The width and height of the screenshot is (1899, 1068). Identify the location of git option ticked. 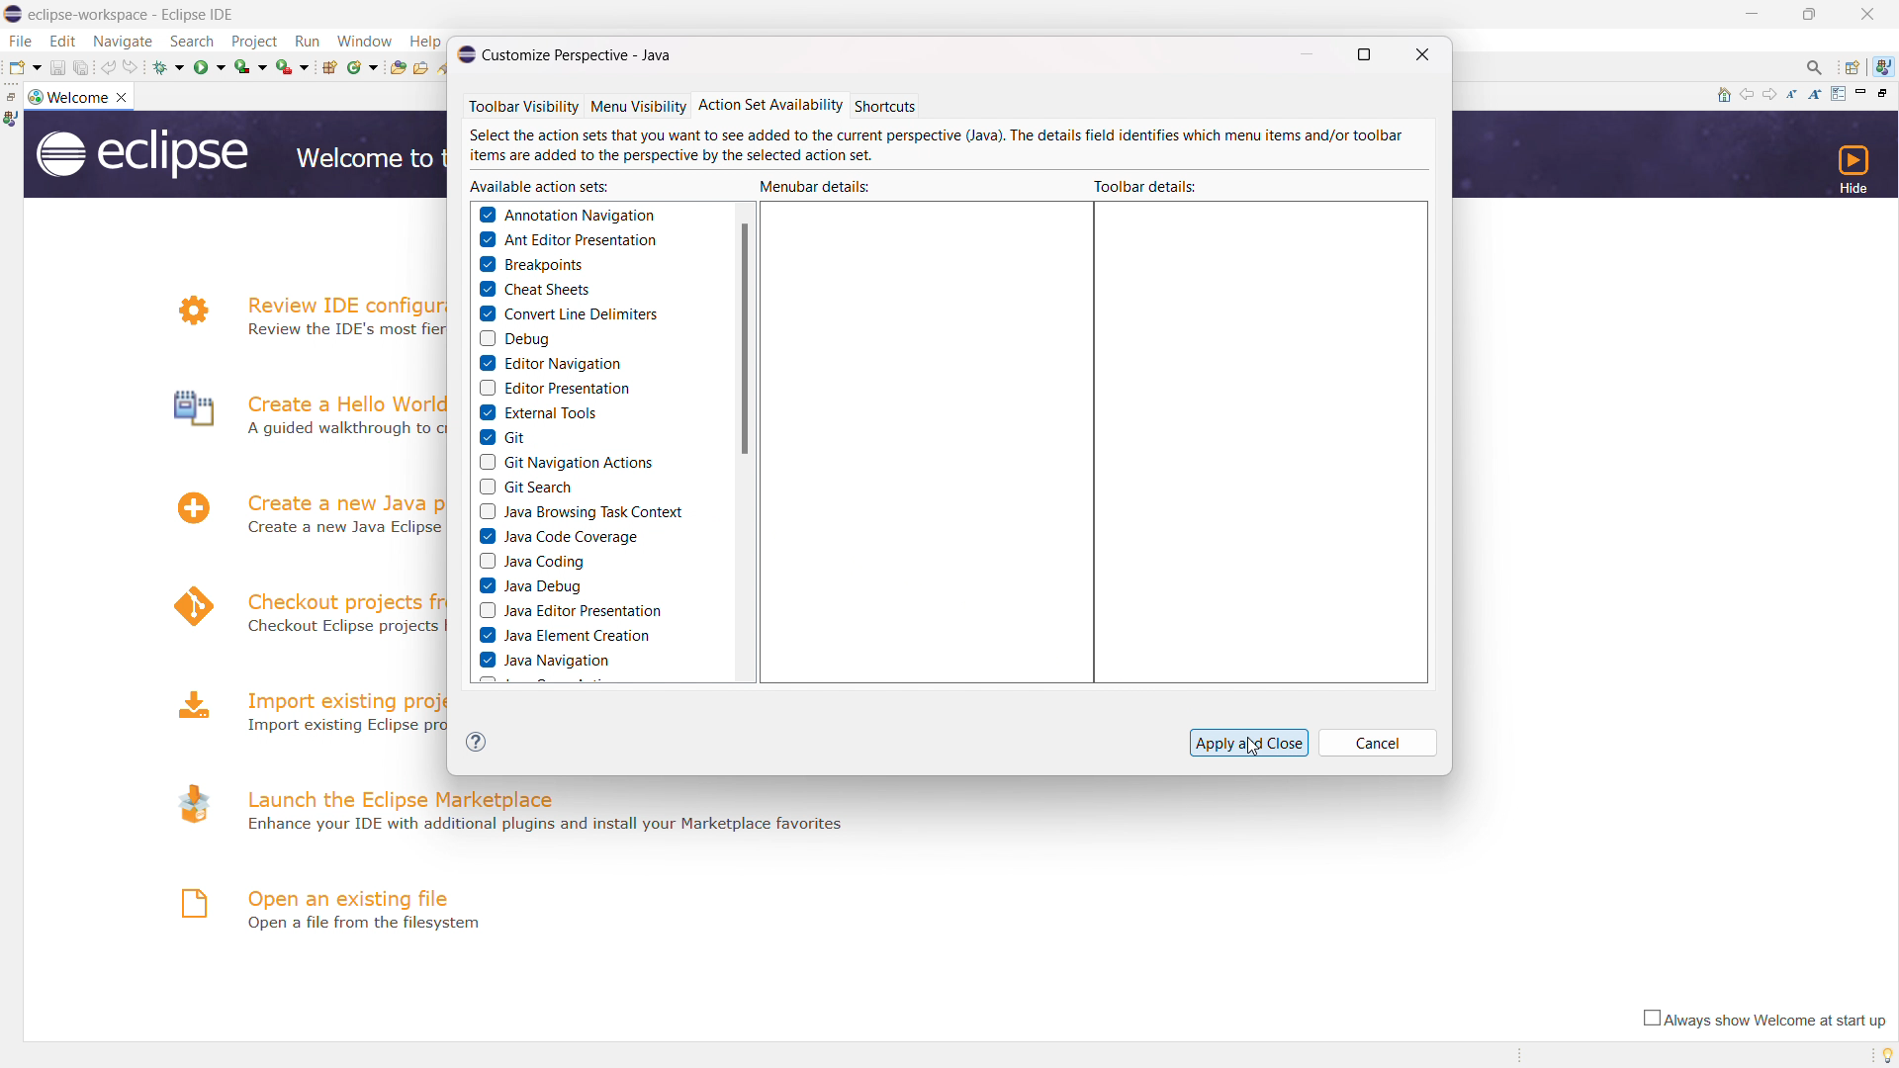
(503, 436).